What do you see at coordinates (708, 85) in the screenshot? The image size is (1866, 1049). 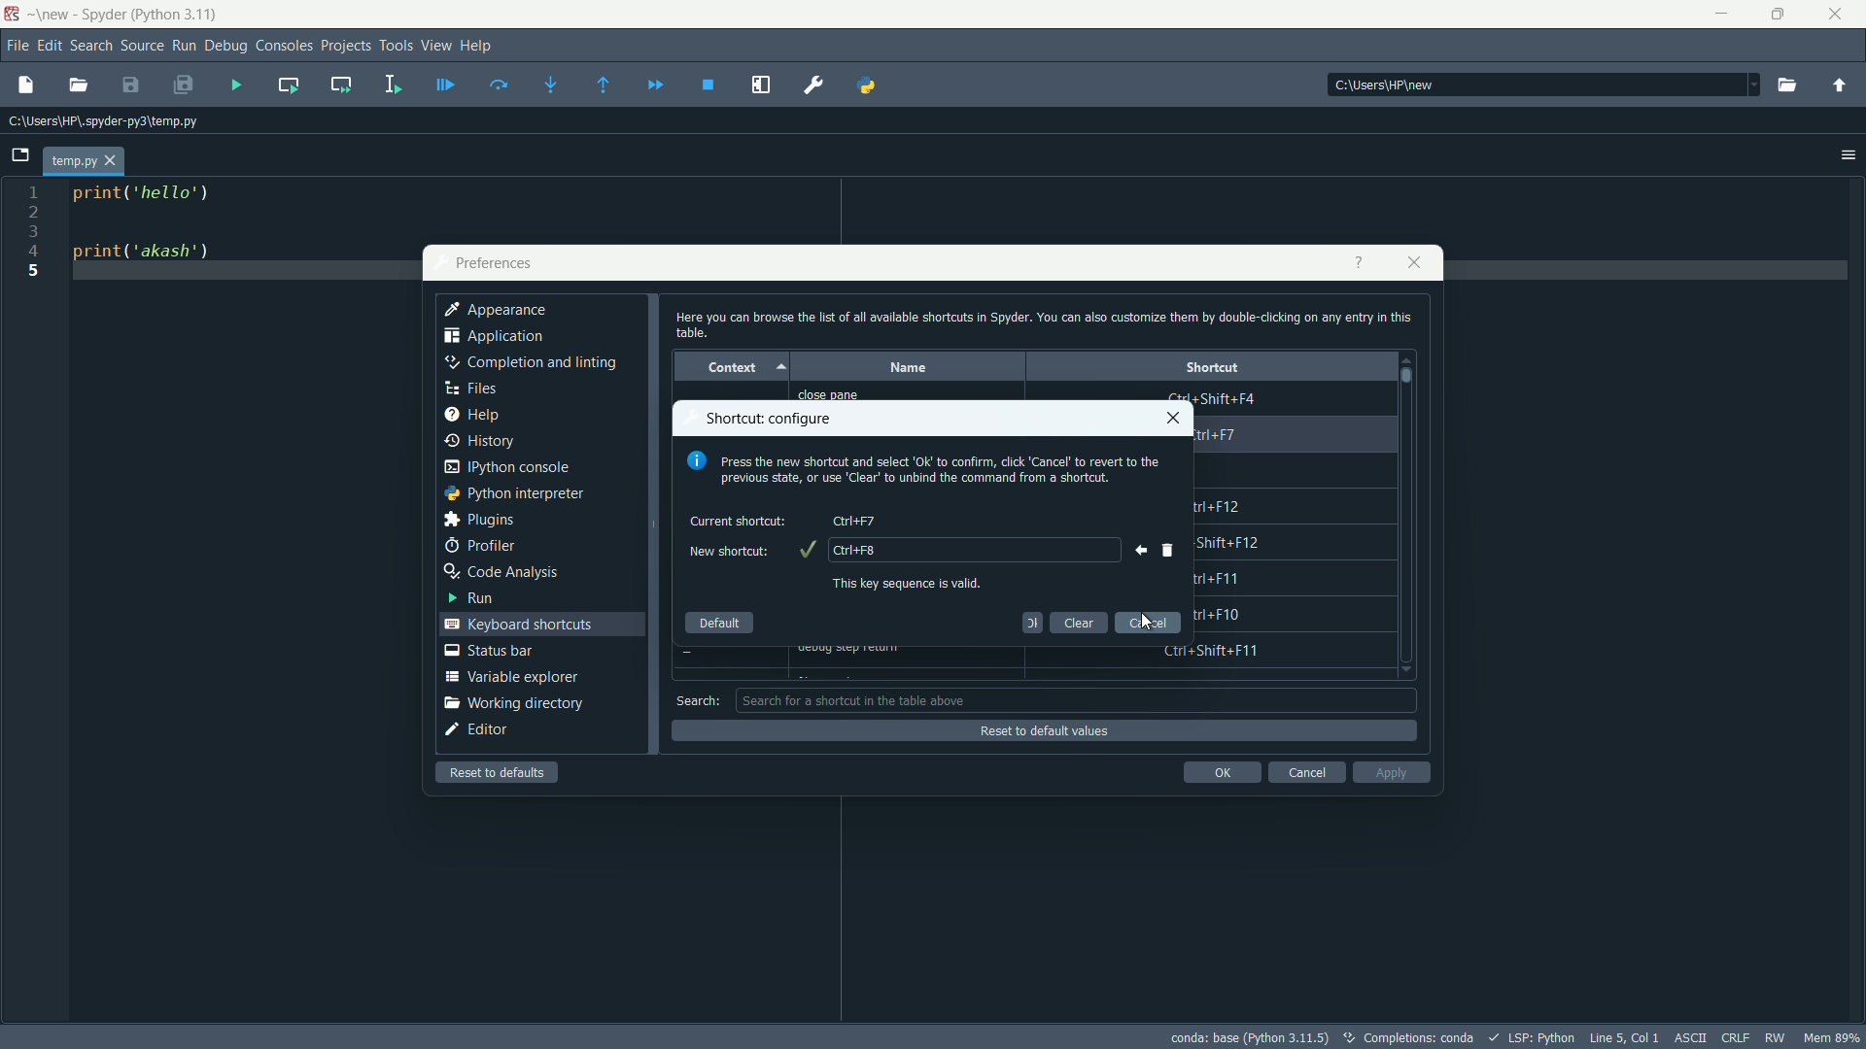 I see `stop debugging` at bounding box center [708, 85].